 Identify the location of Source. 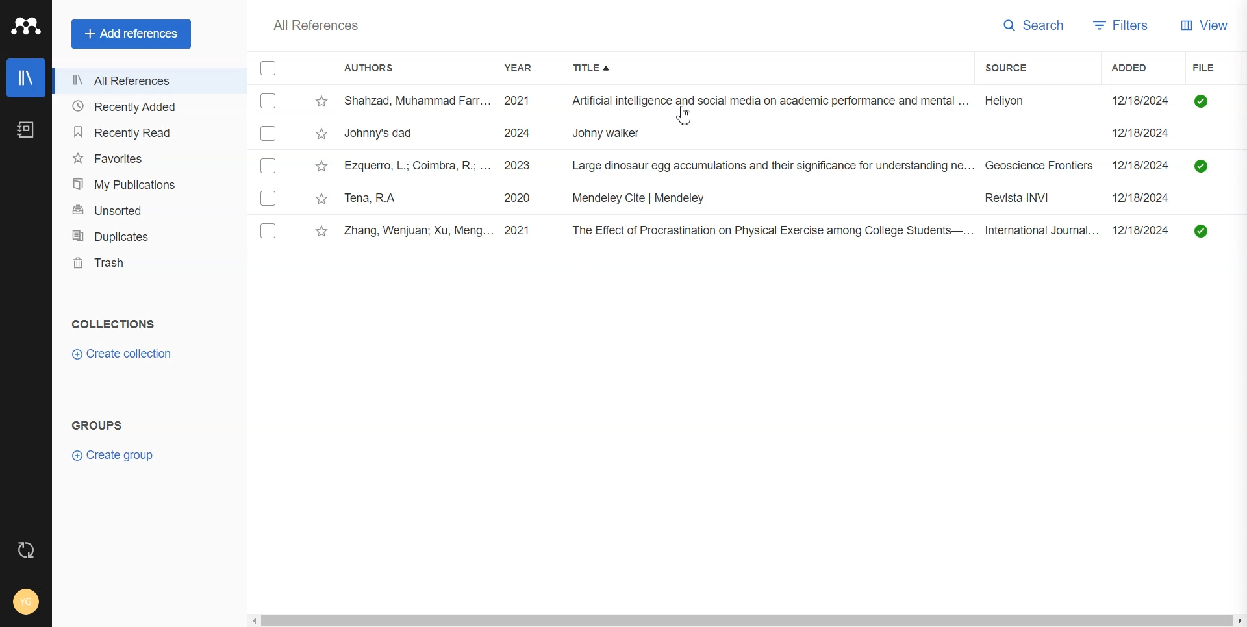
(1023, 68).